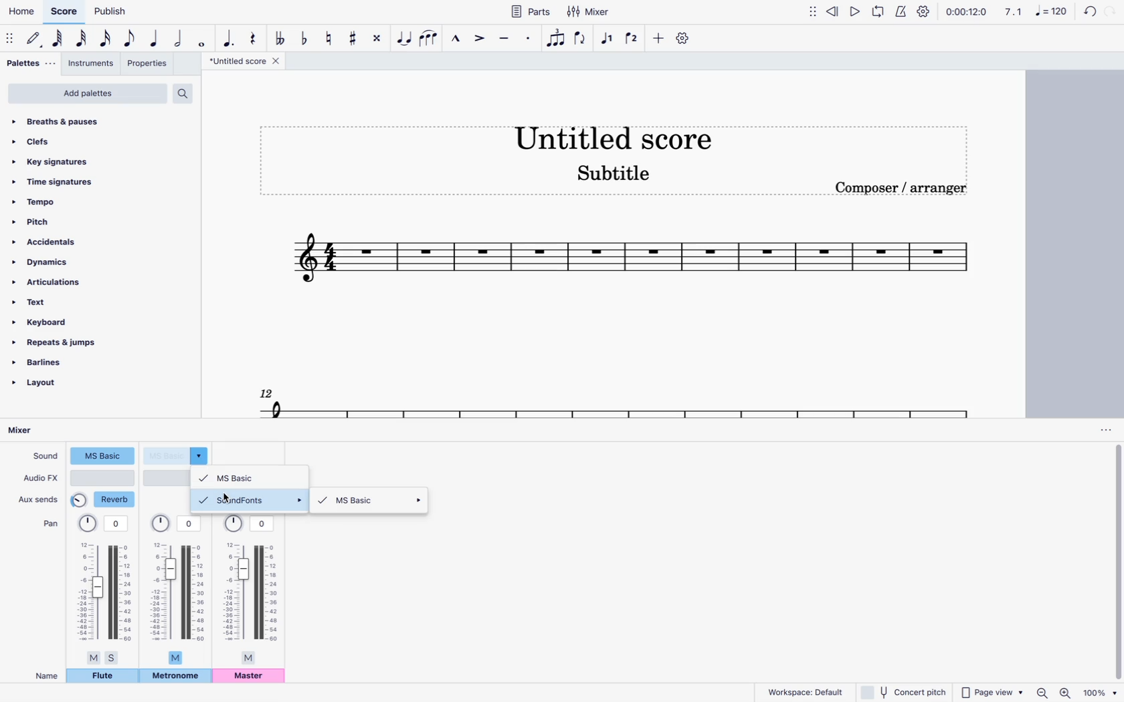 The width and height of the screenshot is (1124, 702). I want to click on metronome, so click(903, 11).